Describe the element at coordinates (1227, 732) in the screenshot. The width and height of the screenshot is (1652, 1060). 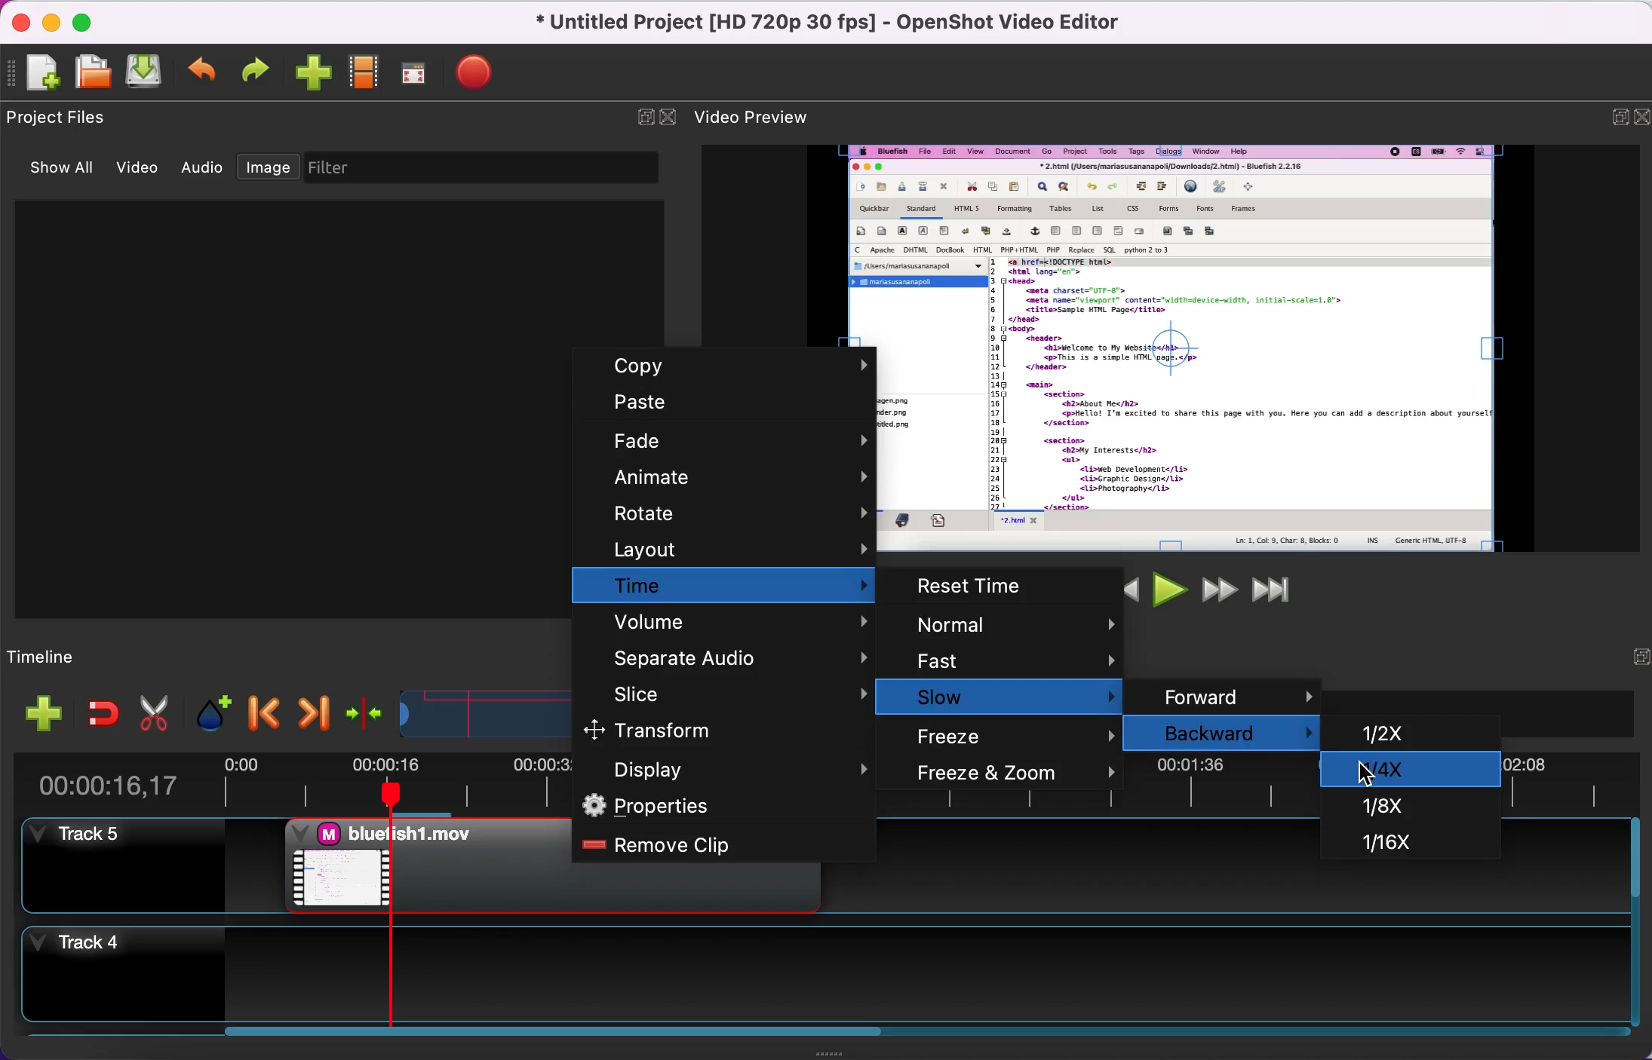
I see `backward` at that location.